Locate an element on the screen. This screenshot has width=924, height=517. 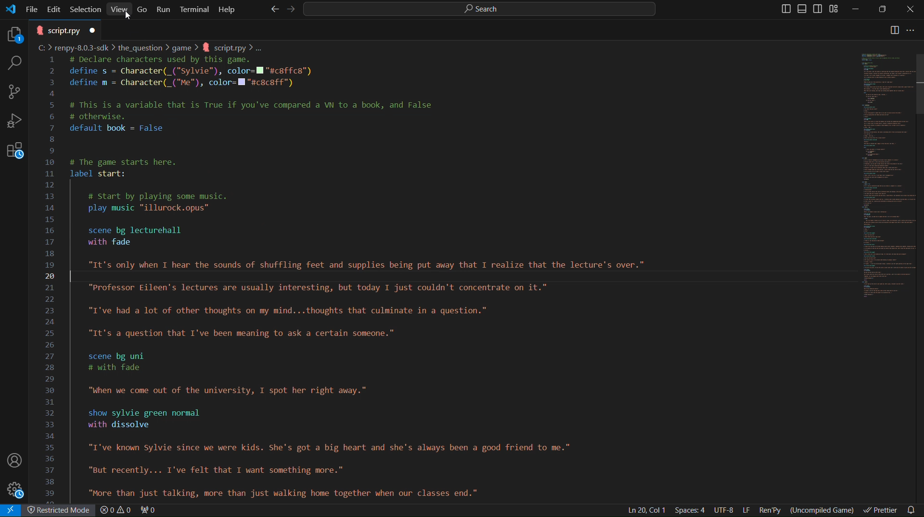
Customize Layout is located at coordinates (837, 10).